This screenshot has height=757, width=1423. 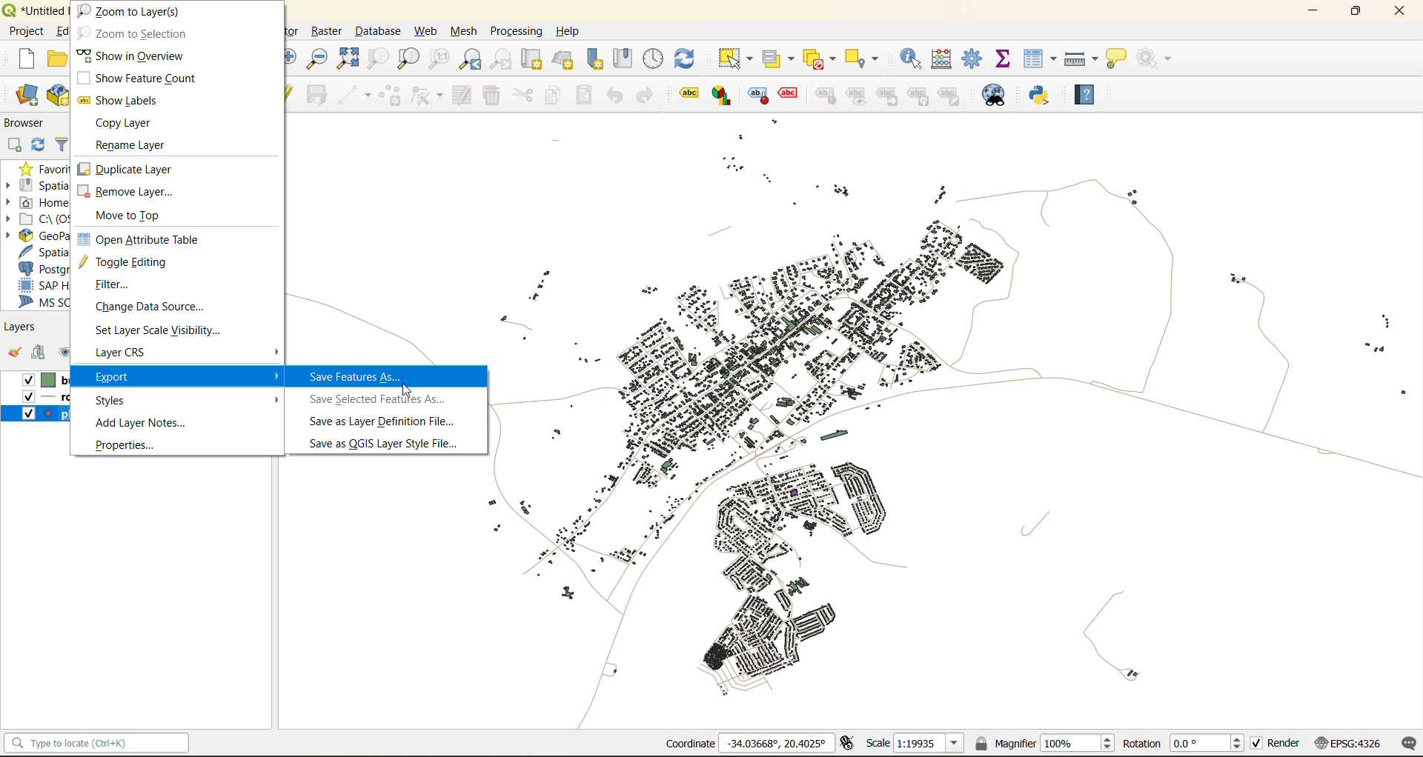 I want to click on rotate a label, so click(x=923, y=97).